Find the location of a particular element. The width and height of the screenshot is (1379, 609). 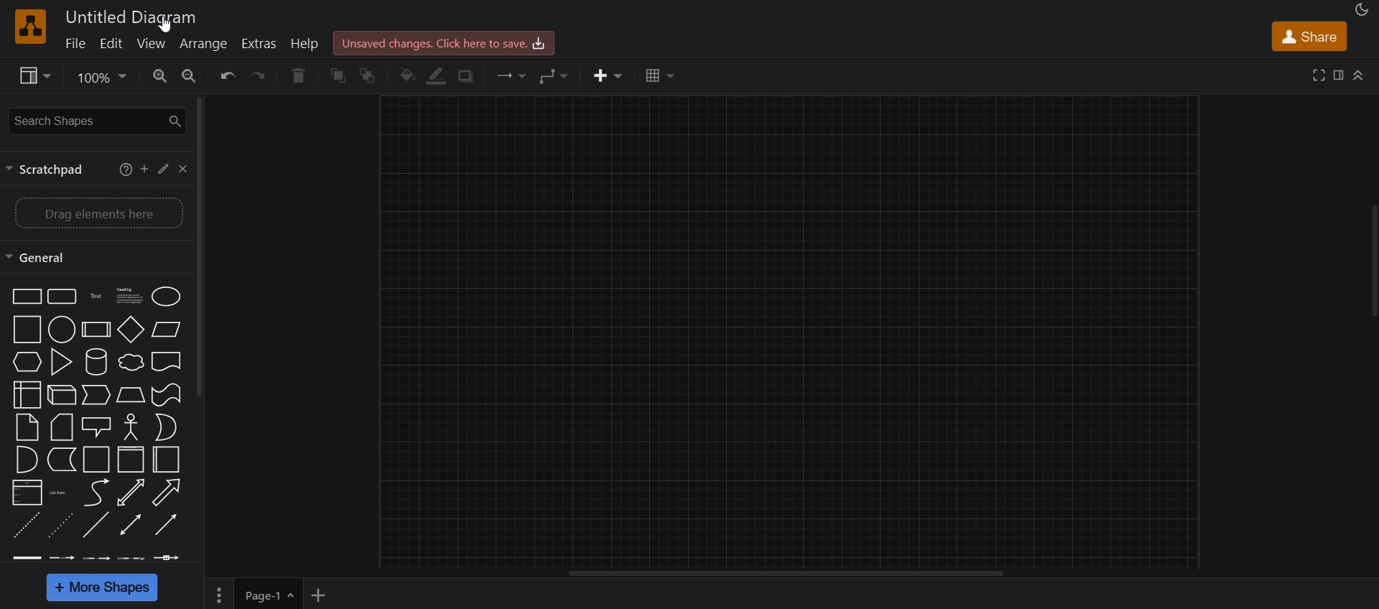

table is located at coordinates (657, 77).